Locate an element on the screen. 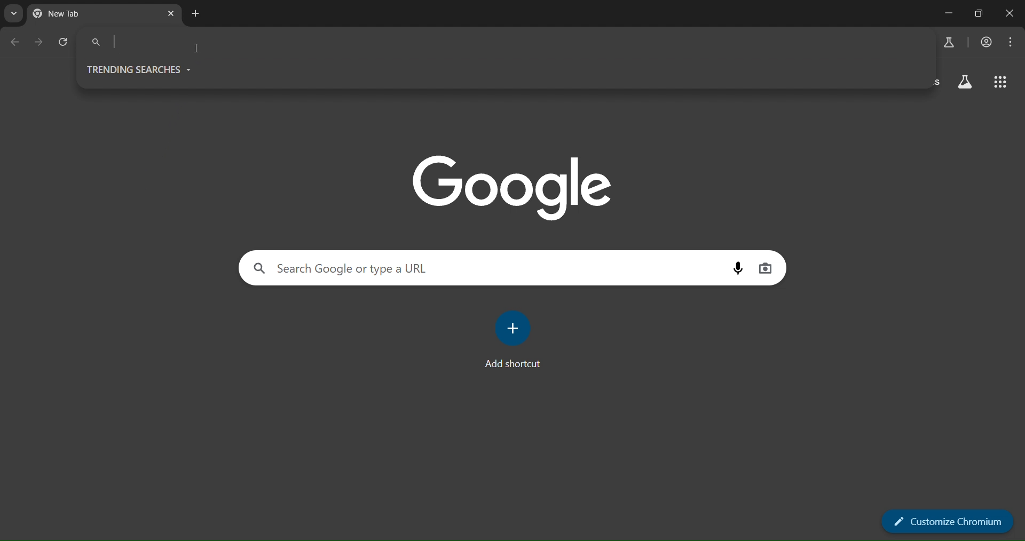 This screenshot has height=541, width=1025. account is located at coordinates (985, 42).